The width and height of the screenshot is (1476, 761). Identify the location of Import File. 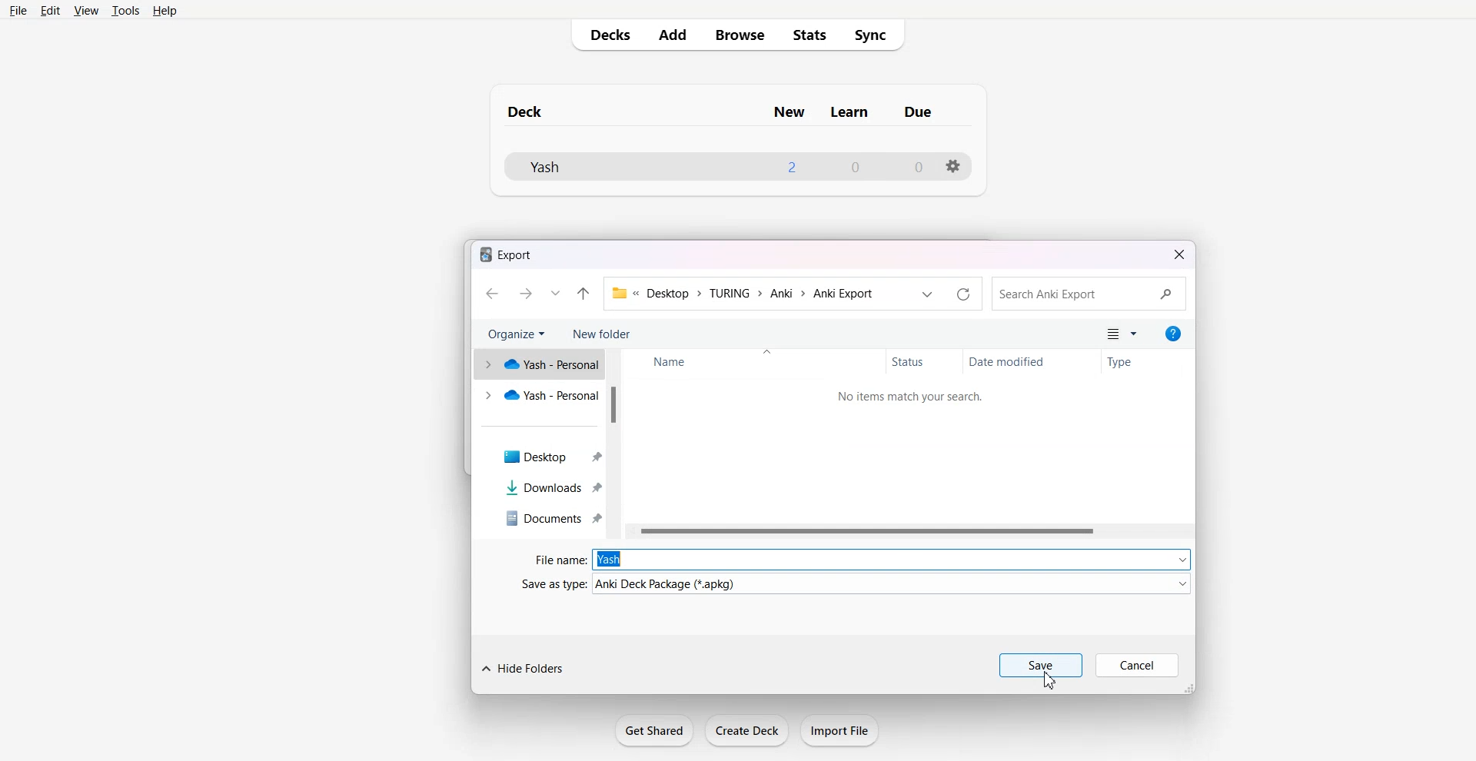
(840, 729).